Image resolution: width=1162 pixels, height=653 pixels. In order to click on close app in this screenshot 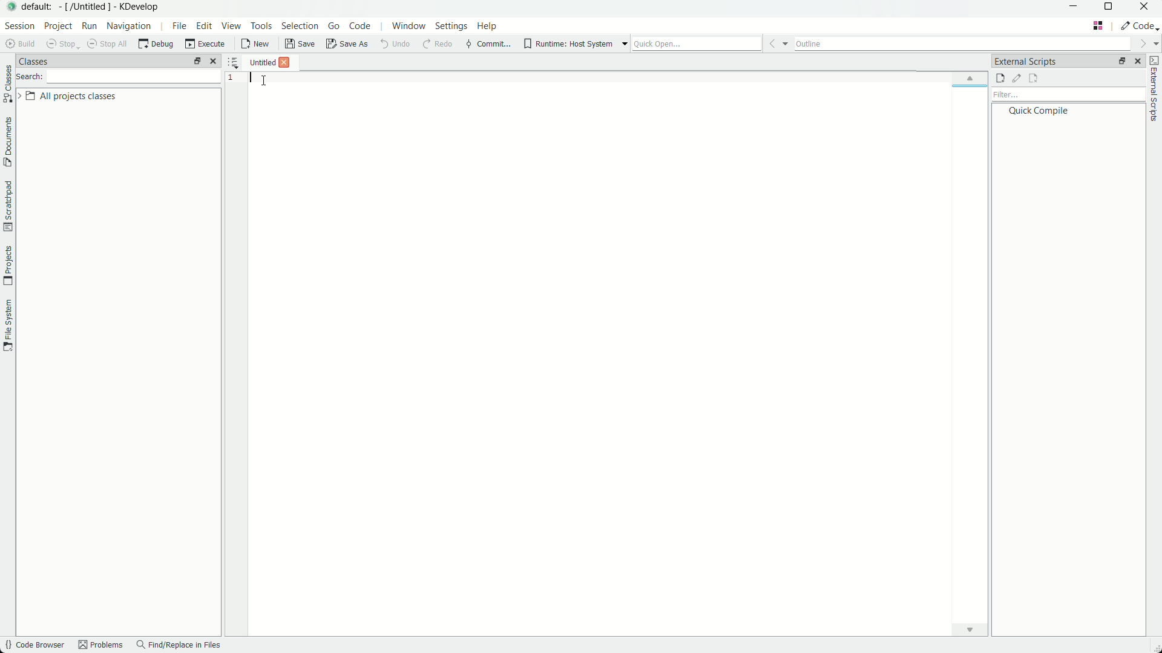, I will do `click(1147, 10)`.